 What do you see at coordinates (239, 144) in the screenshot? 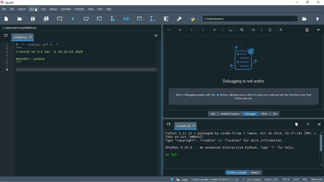
I see `ipython console pane Text` at bounding box center [239, 144].